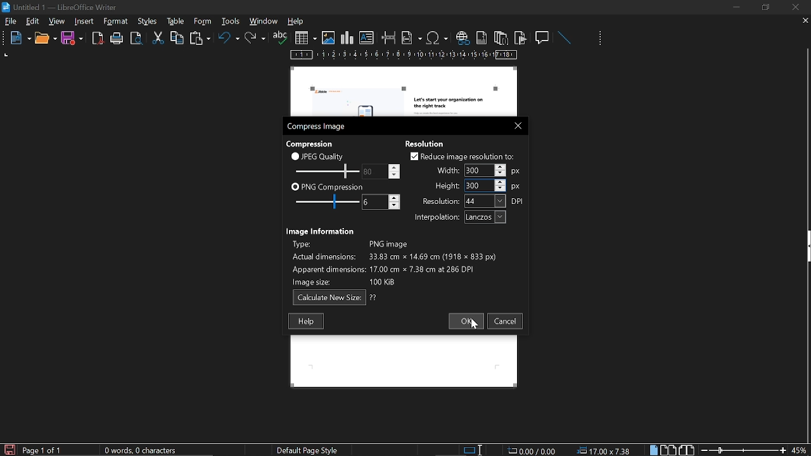 This screenshot has width=811, height=456. Describe the element at coordinates (404, 56) in the screenshot. I see `scale` at that location.